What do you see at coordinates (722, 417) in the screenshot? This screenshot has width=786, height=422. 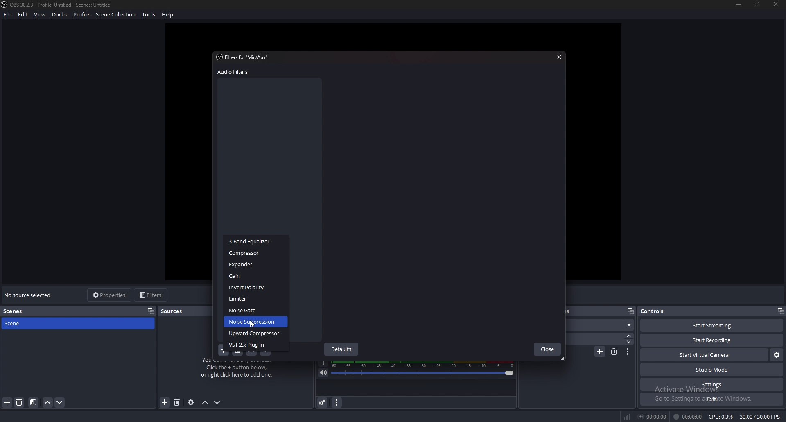 I see `CPU: 0.3%` at bounding box center [722, 417].